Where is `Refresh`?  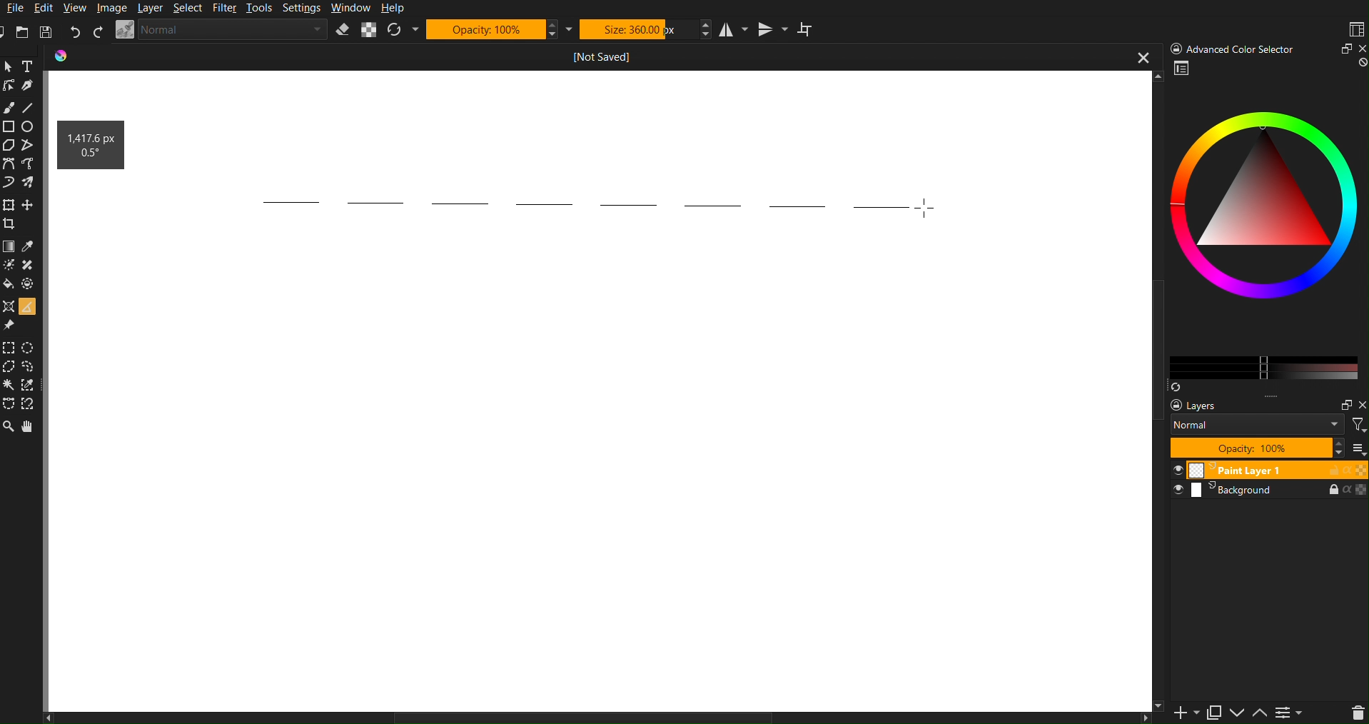 Refresh is located at coordinates (402, 30).